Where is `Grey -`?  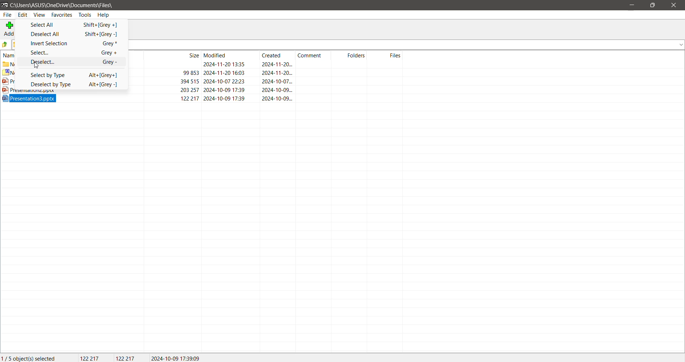
Grey - is located at coordinates (110, 63).